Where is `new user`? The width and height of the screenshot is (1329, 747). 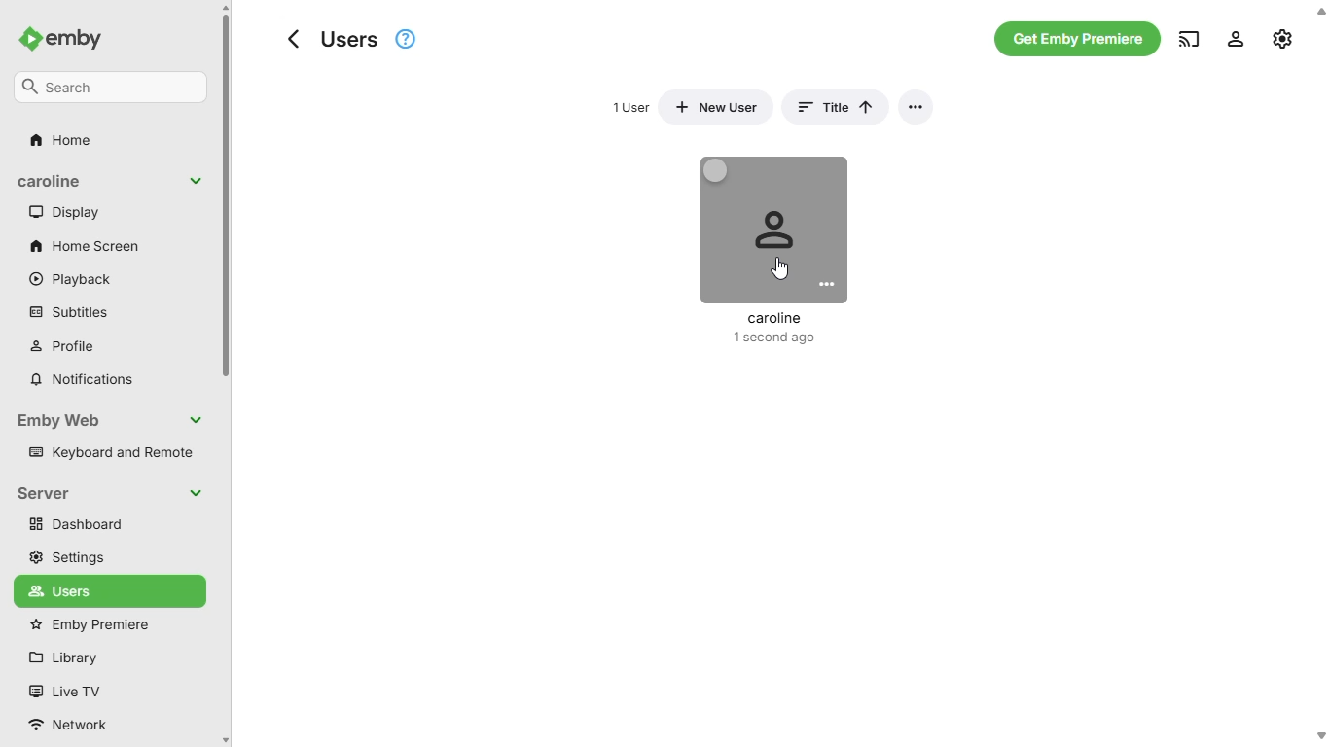
new user is located at coordinates (716, 108).